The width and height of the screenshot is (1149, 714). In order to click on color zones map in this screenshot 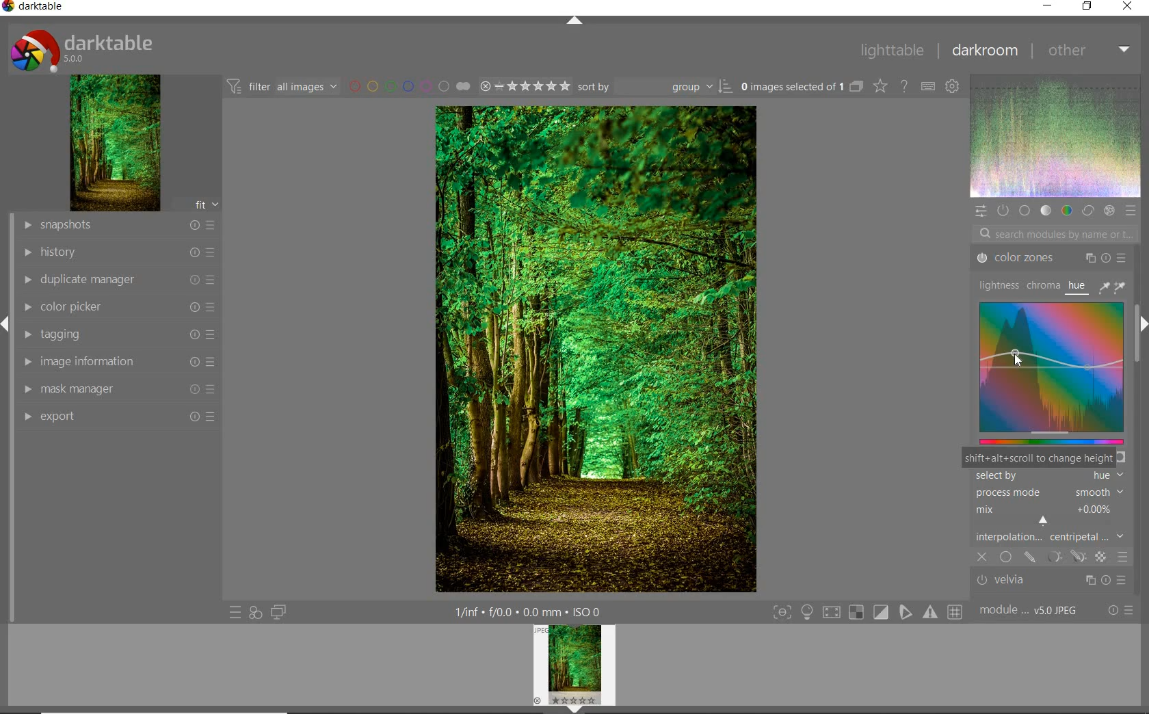, I will do `click(1051, 372)`.